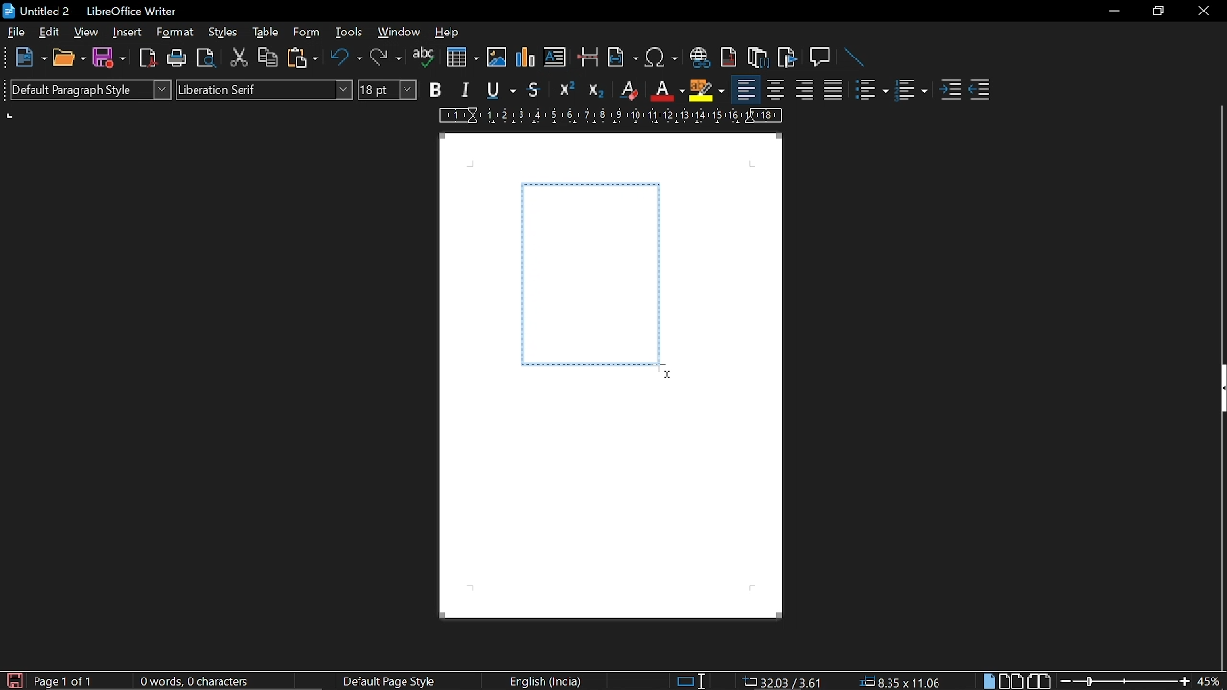  Describe the element at coordinates (1114, 11) in the screenshot. I see `minimize` at that location.